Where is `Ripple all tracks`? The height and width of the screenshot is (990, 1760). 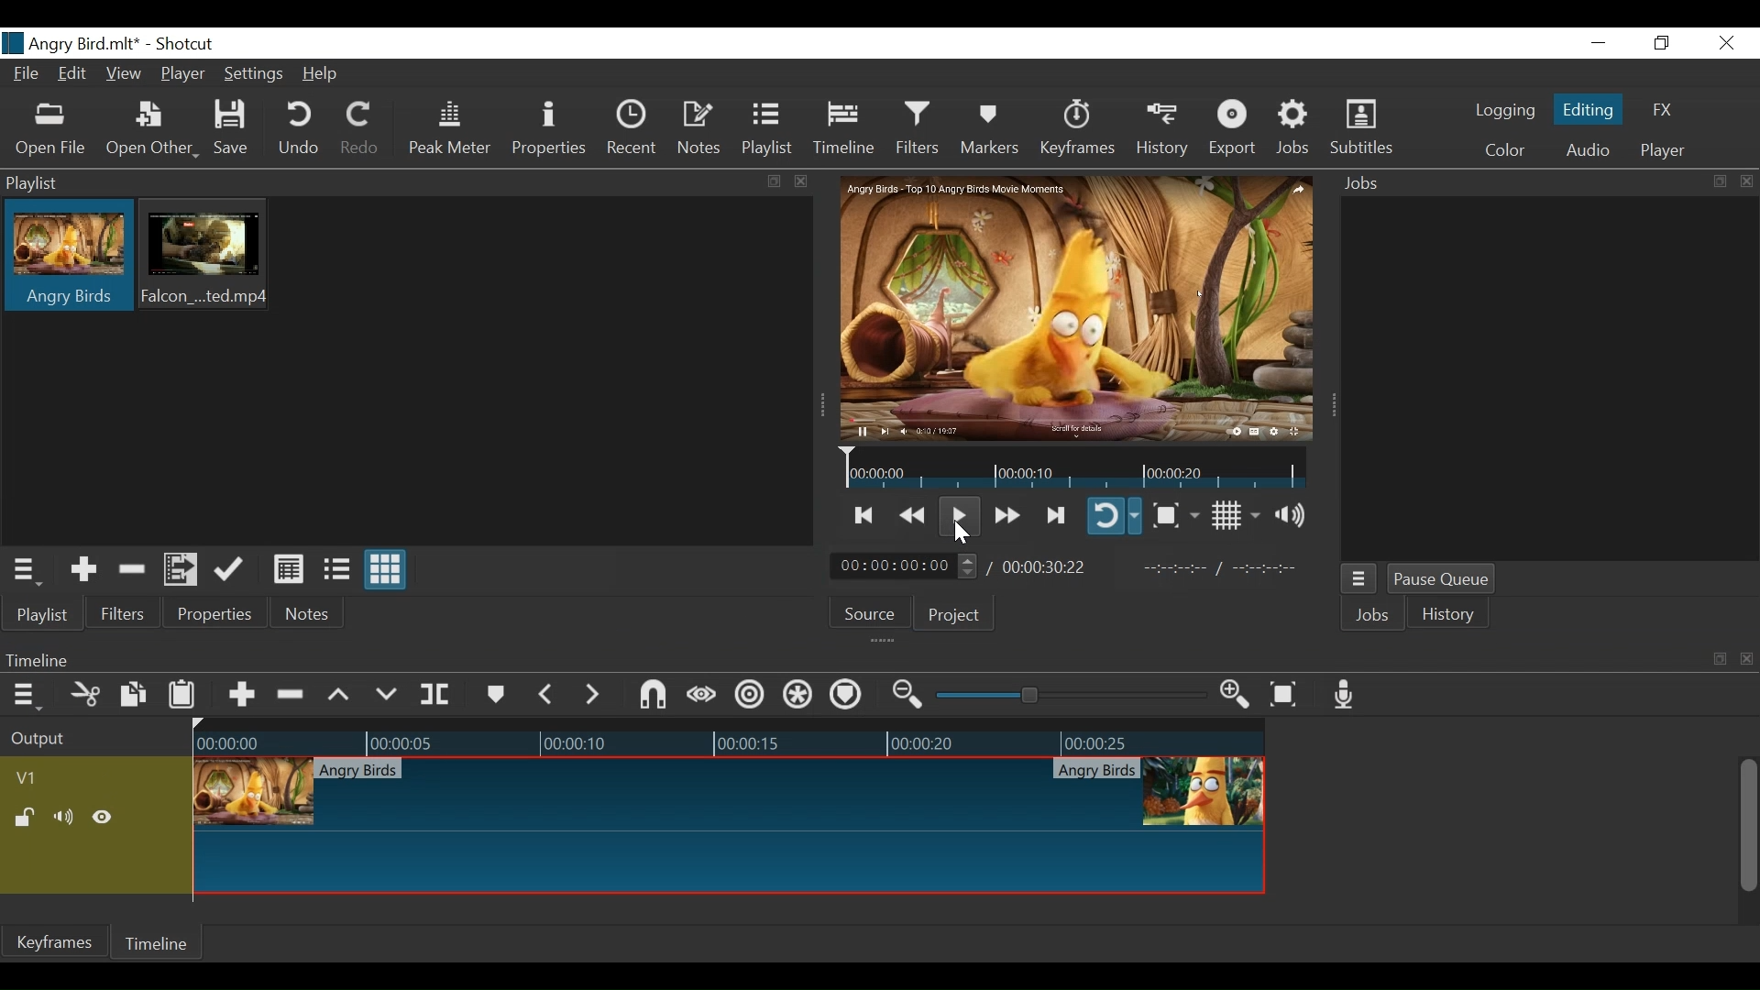 Ripple all tracks is located at coordinates (797, 696).